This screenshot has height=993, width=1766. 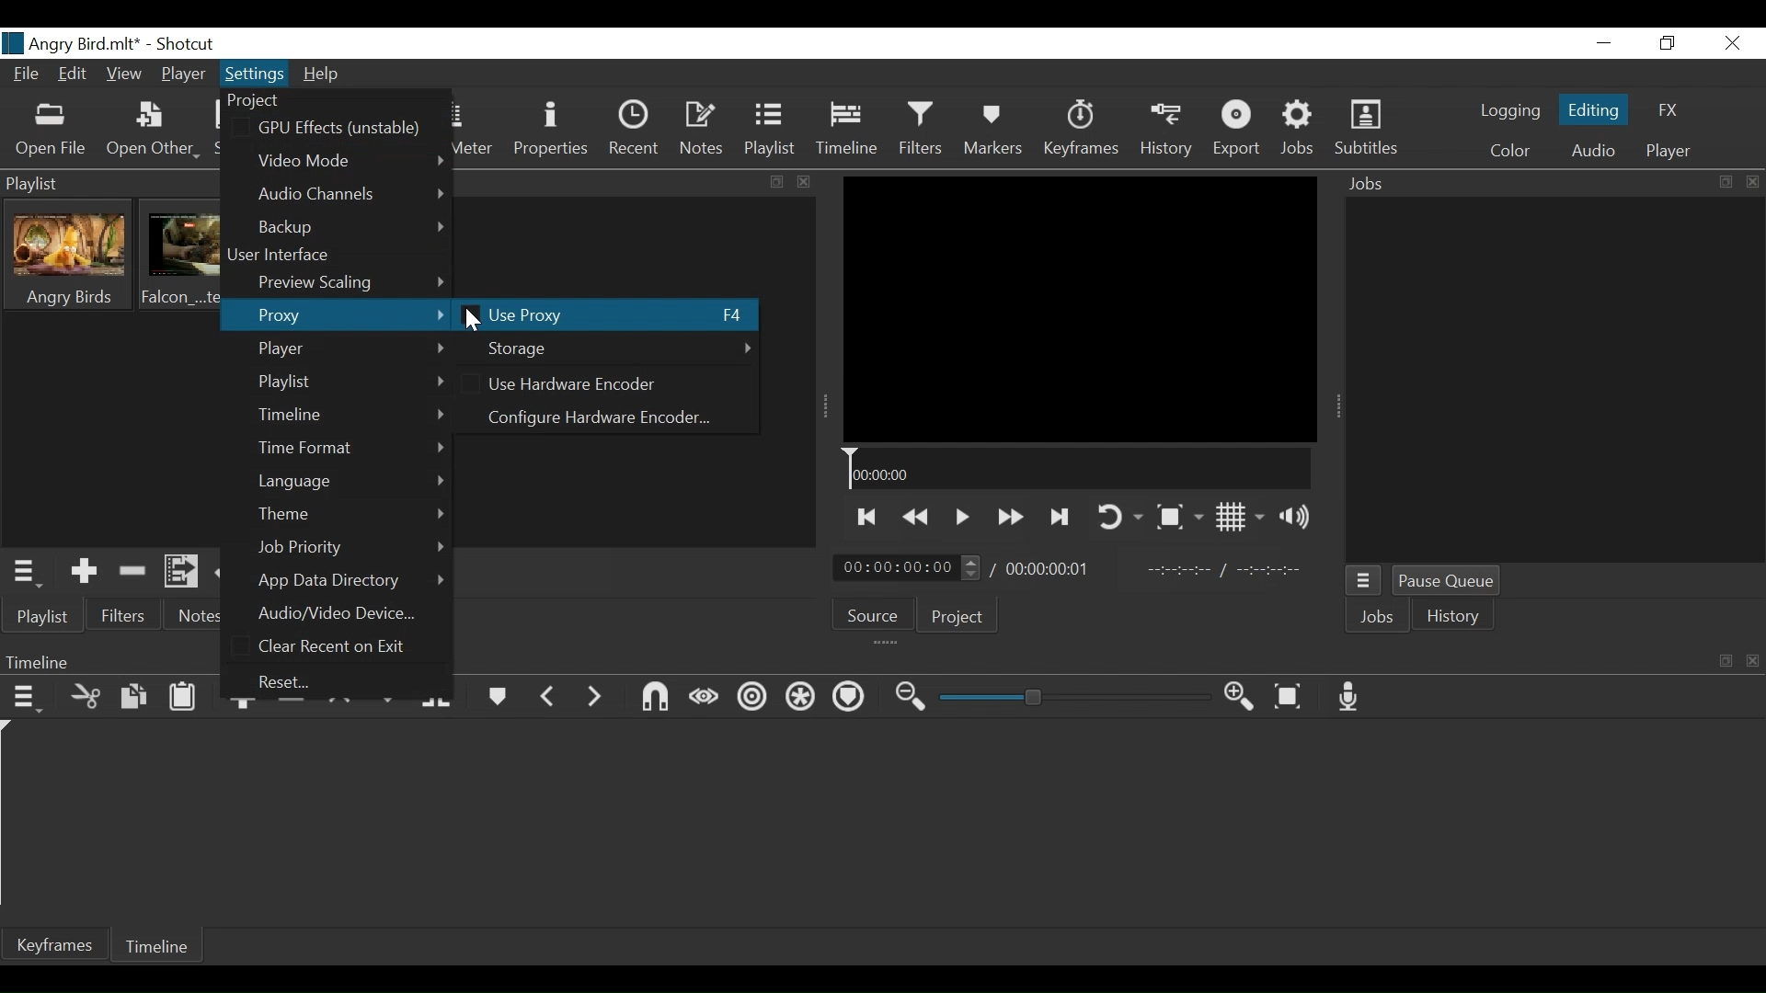 I want to click on Player, so click(x=181, y=75).